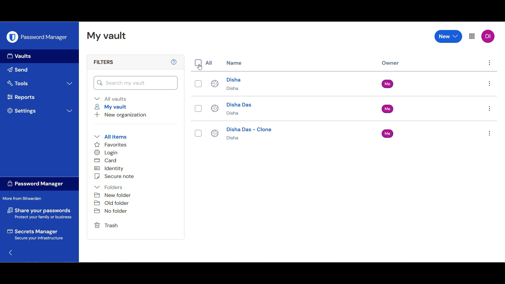  I want to click on DI, so click(488, 36).